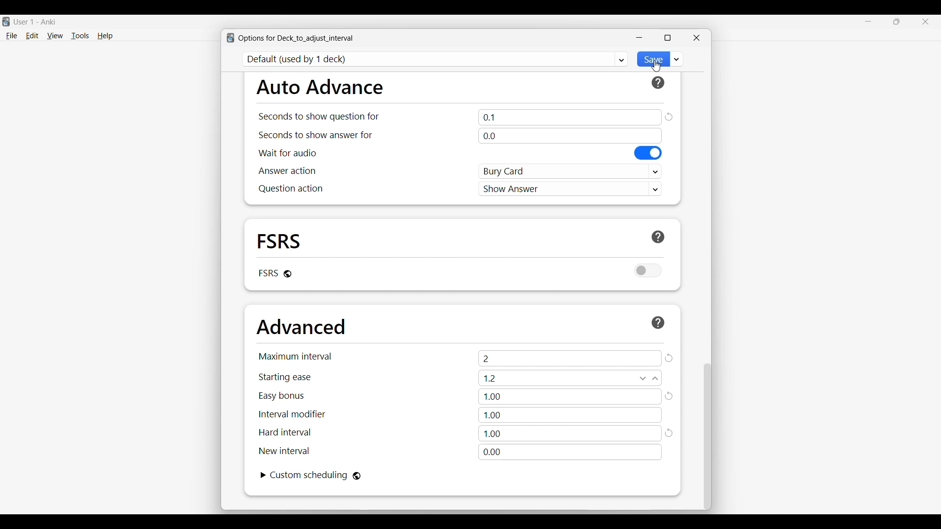 The height and width of the screenshot is (529, 941). What do you see at coordinates (648, 270) in the screenshot?
I see `Toggle for FSRS` at bounding box center [648, 270].